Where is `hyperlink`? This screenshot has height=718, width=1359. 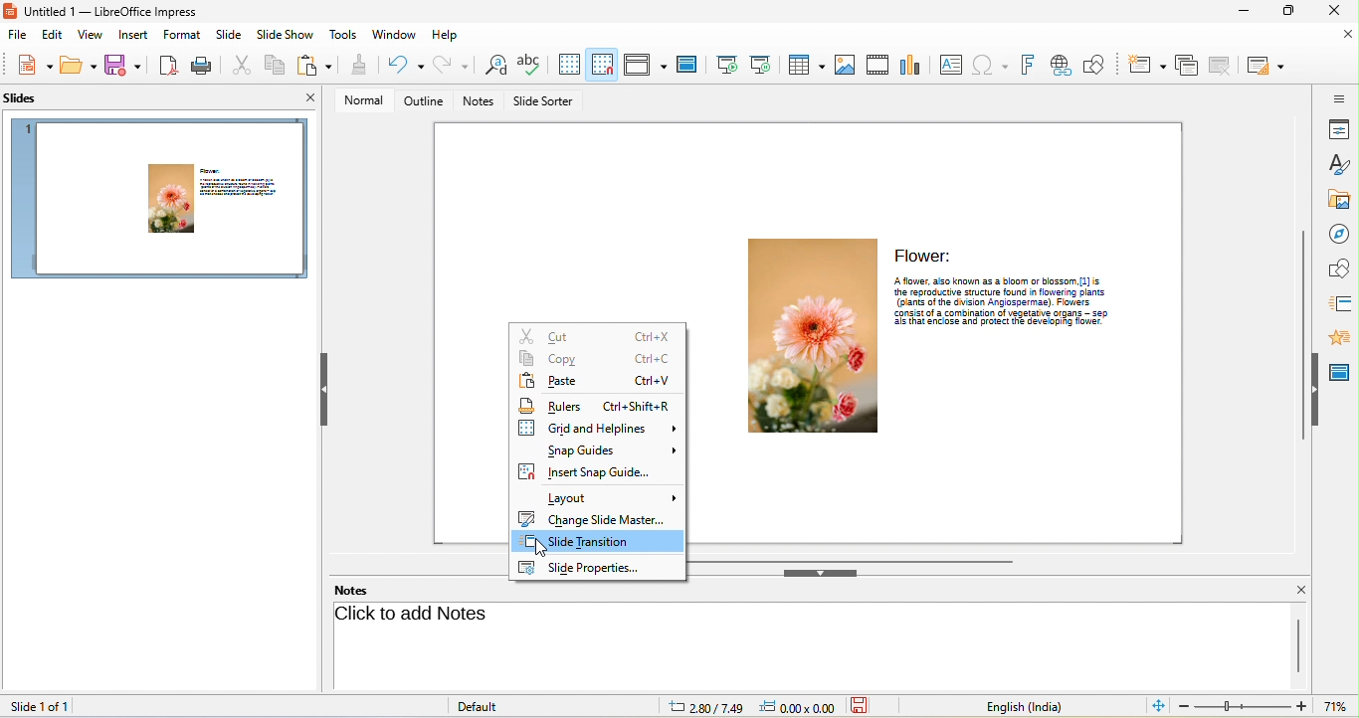
hyperlink is located at coordinates (1061, 65).